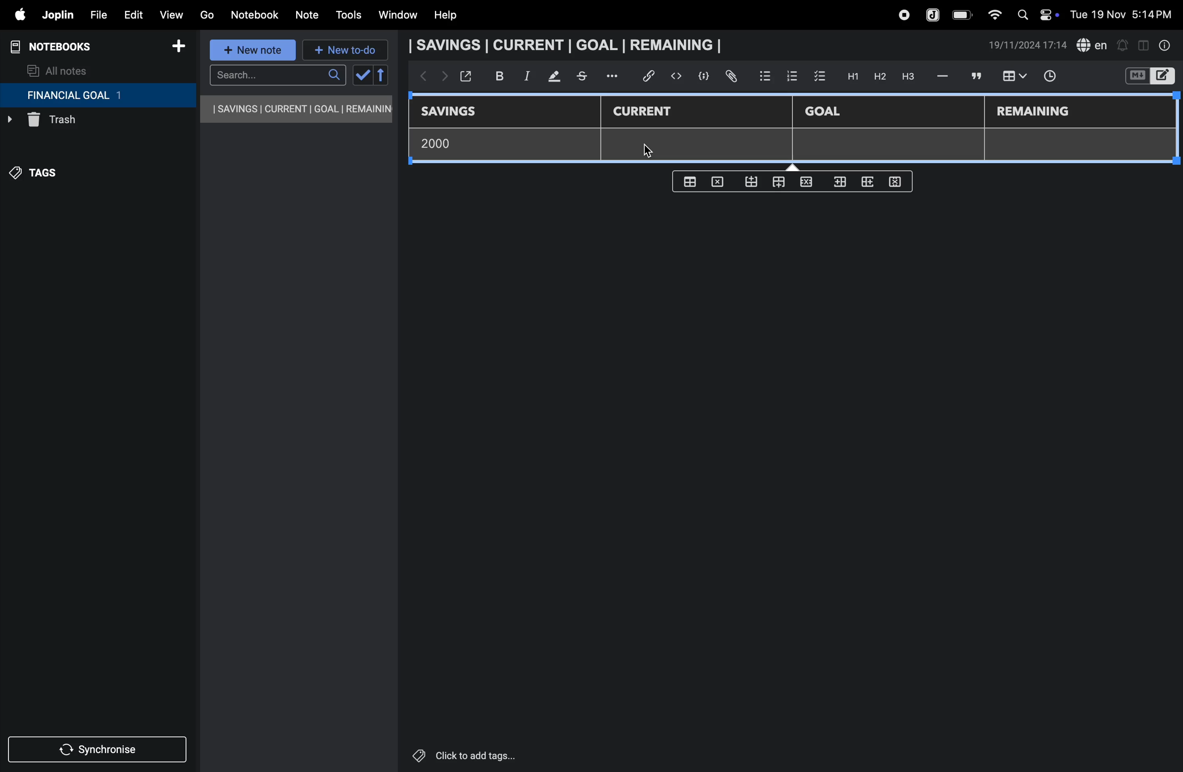  I want to click on delete rows, so click(896, 181).